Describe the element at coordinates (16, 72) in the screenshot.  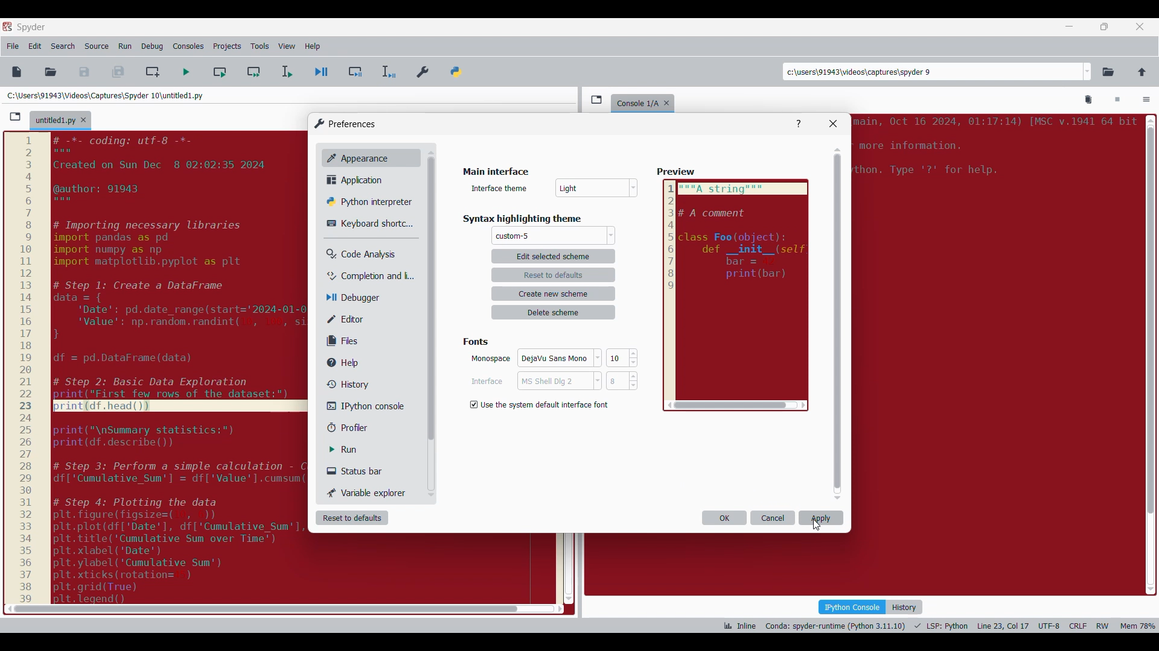
I see `New file` at that location.